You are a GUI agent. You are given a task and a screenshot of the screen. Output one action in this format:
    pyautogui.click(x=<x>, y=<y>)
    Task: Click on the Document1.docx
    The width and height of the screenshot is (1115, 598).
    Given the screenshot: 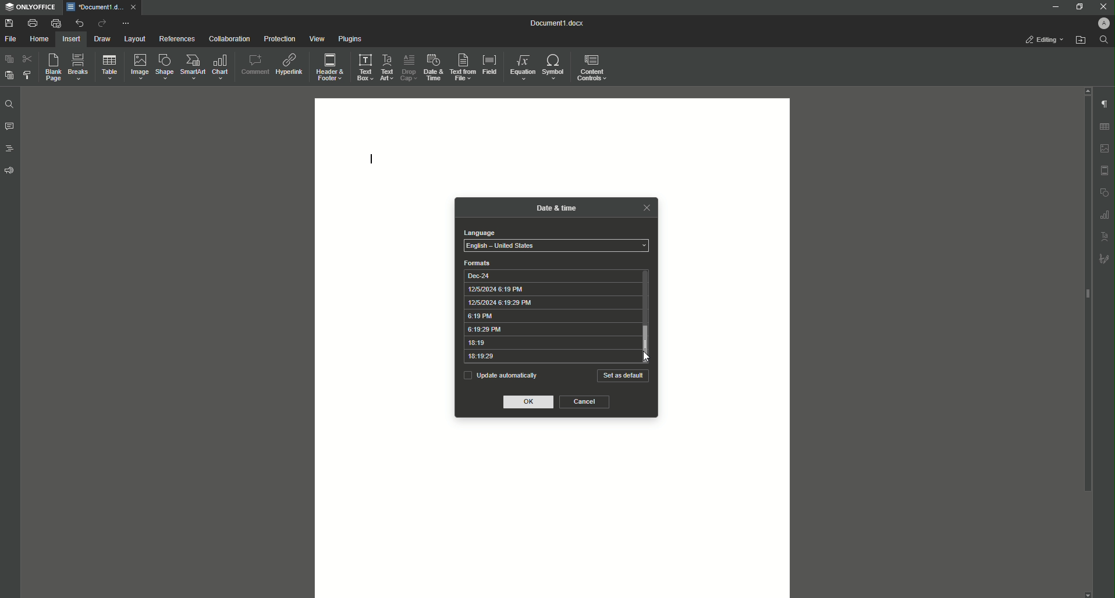 What is the action you would take?
    pyautogui.click(x=558, y=23)
    